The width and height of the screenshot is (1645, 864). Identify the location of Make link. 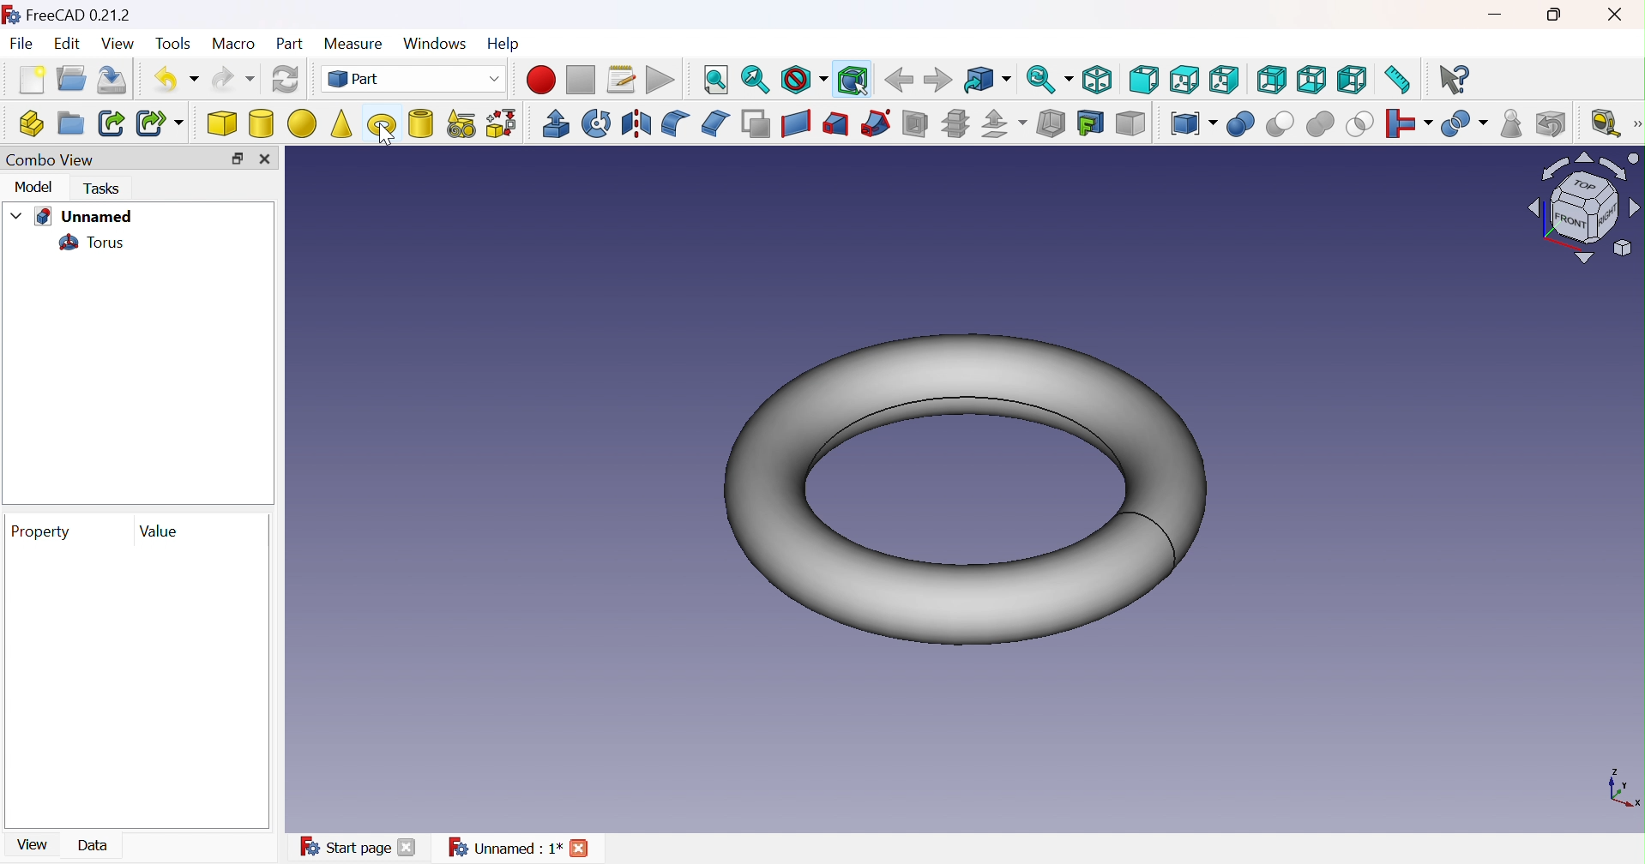
(112, 123).